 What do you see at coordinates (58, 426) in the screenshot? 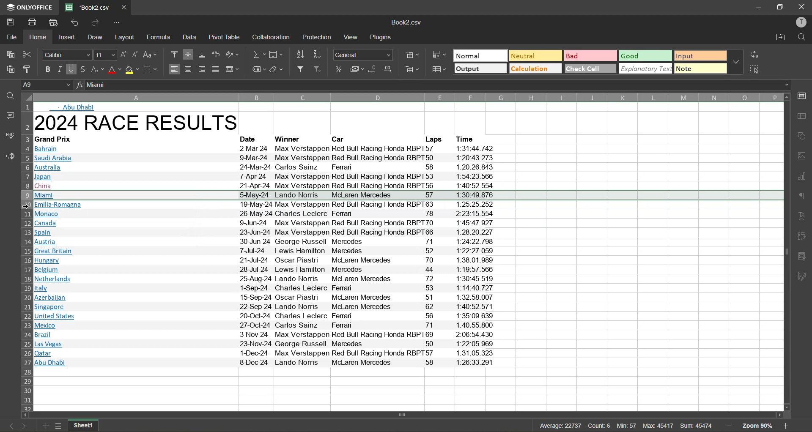
I see `list of sheets` at bounding box center [58, 426].